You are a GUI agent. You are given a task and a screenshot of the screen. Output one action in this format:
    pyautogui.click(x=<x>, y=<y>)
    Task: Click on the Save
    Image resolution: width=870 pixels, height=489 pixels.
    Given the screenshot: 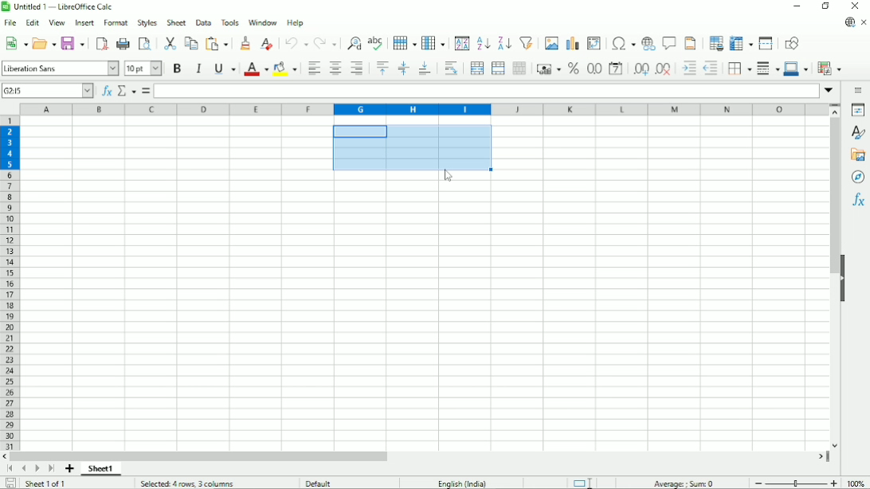 What is the action you would take?
    pyautogui.click(x=10, y=483)
    